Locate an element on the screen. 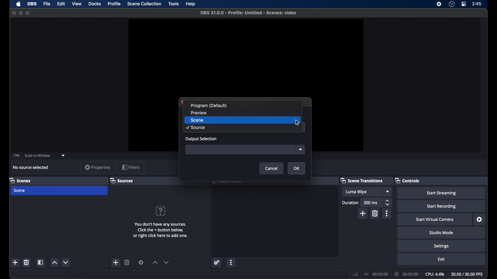  tools is located at coordinates (174, 4).